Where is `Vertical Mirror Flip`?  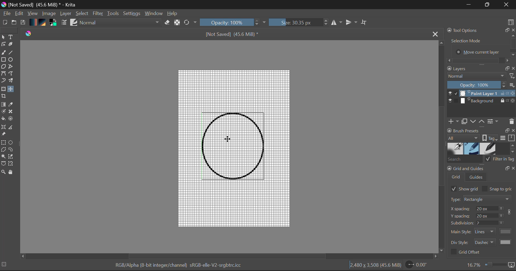 Vertical Mirror Flip is located at coordinates (337, 22).